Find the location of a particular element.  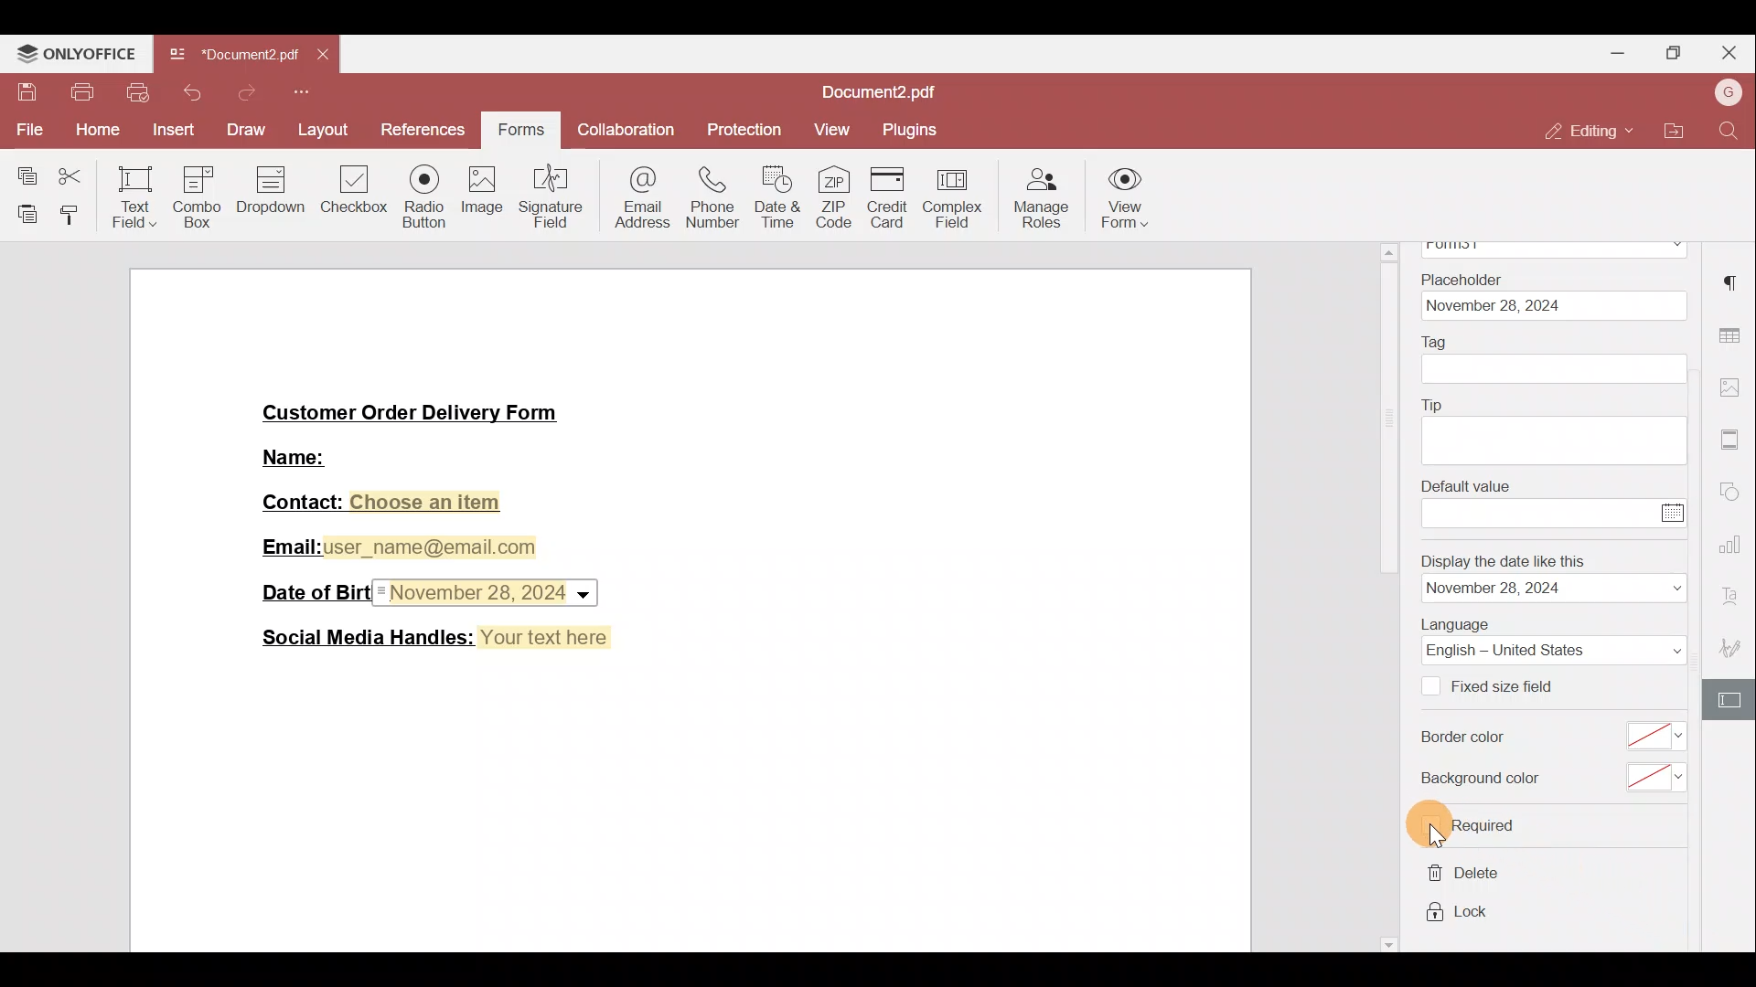

Close is located at coordinates (1729, 53).